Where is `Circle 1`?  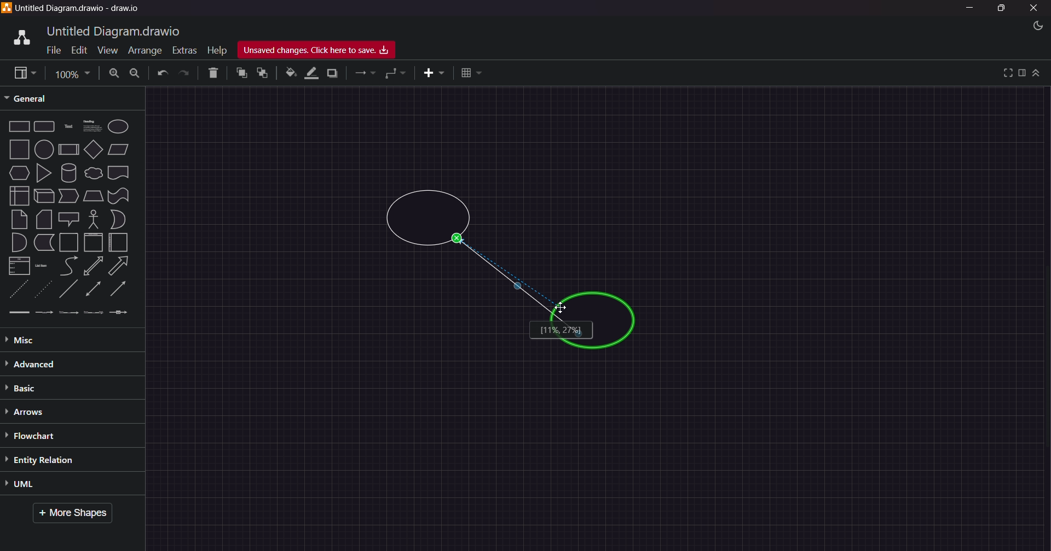
Circle 1 is located at coordinates (428, 219).